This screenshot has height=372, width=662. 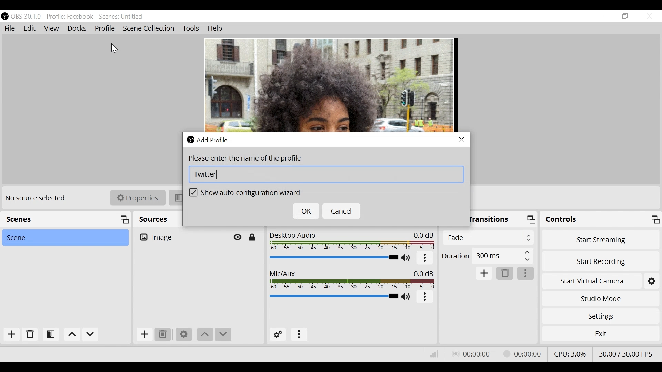 I want to click on Start Recording, so click(x=600, y=261).